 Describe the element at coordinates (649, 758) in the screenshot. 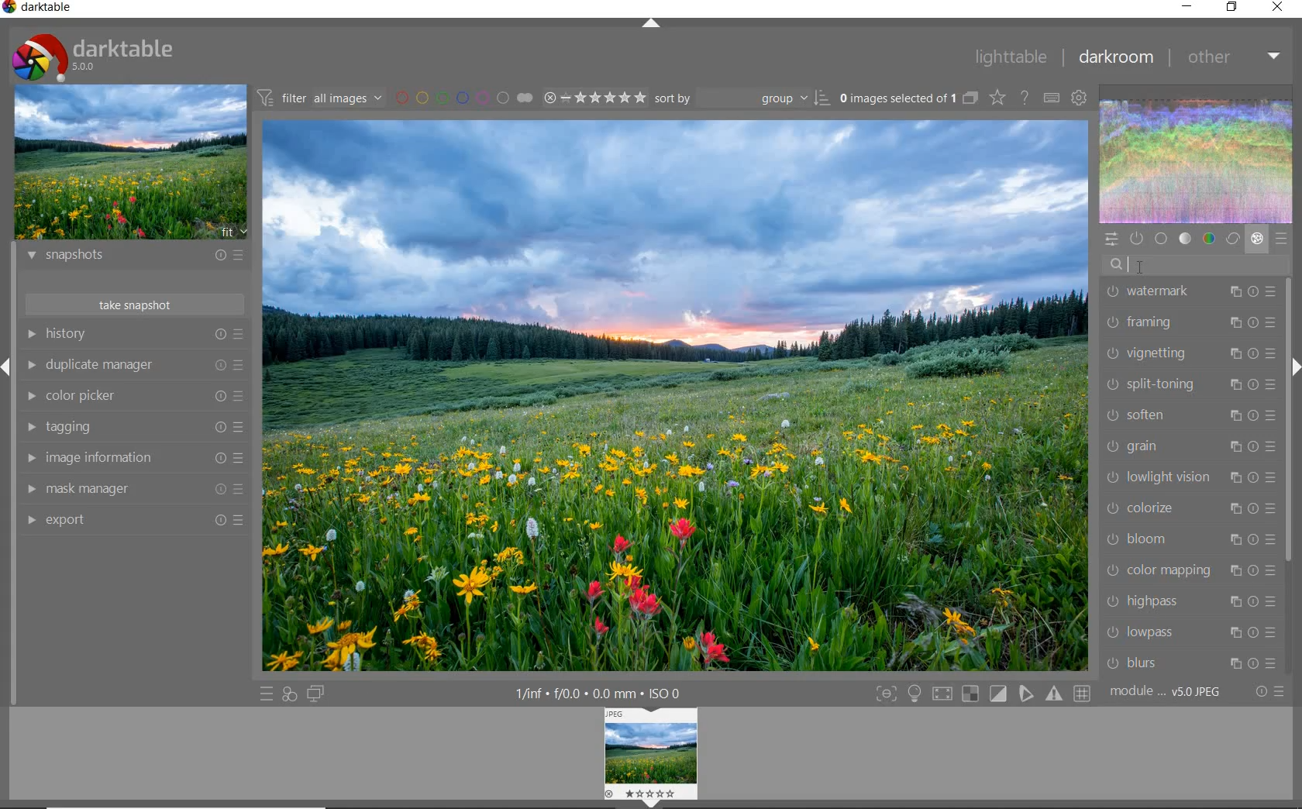

I see `image preview` at that location.